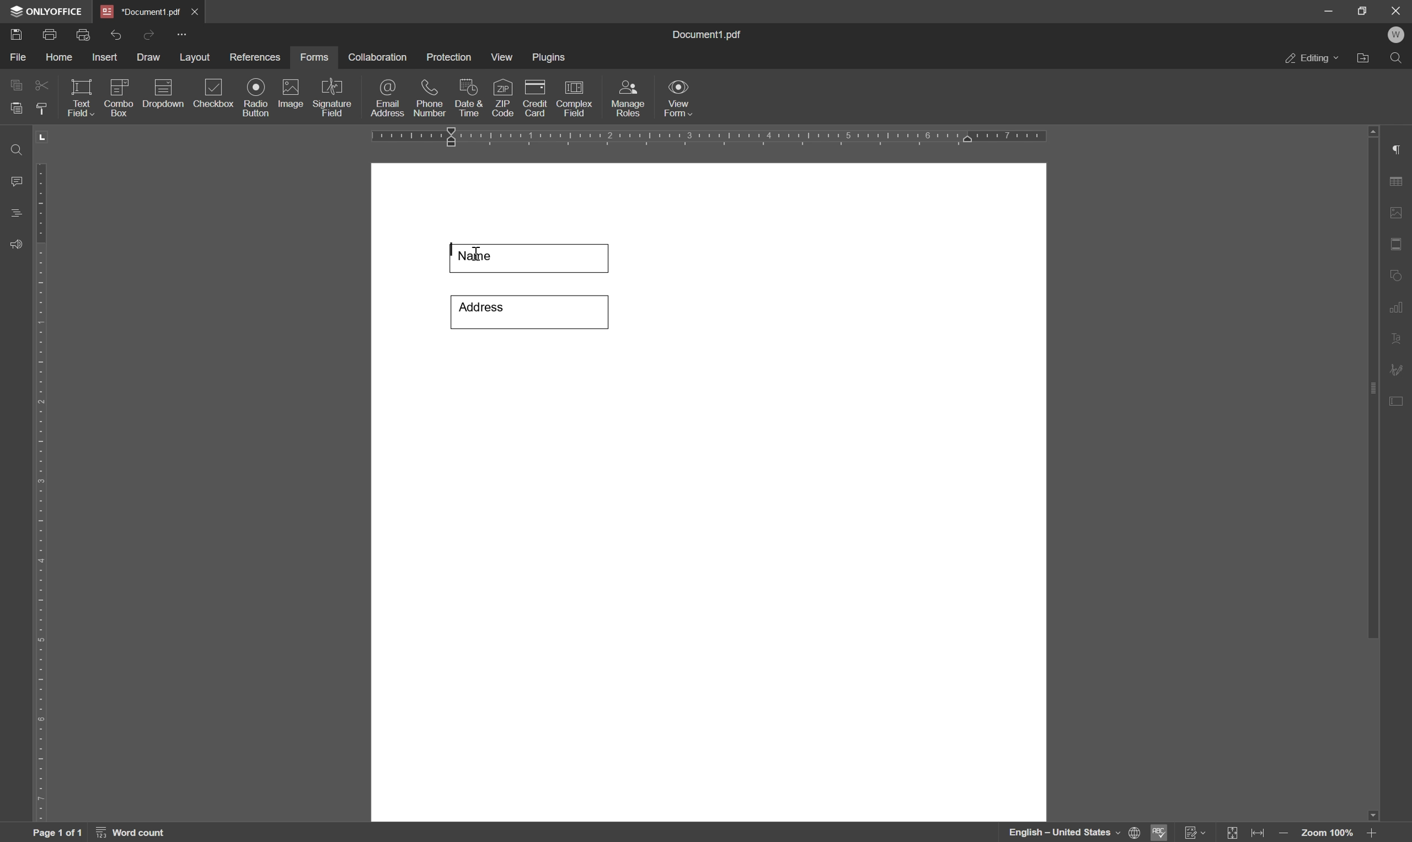 The image size is (1412, 842). Describe the element at coordinates (41, 84) in the screenshot. I see `cut` at that location.